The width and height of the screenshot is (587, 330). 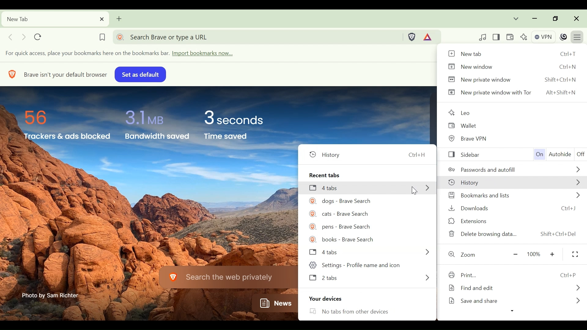 I want to click on Passwords and autofill, so click(x=515, y=170).